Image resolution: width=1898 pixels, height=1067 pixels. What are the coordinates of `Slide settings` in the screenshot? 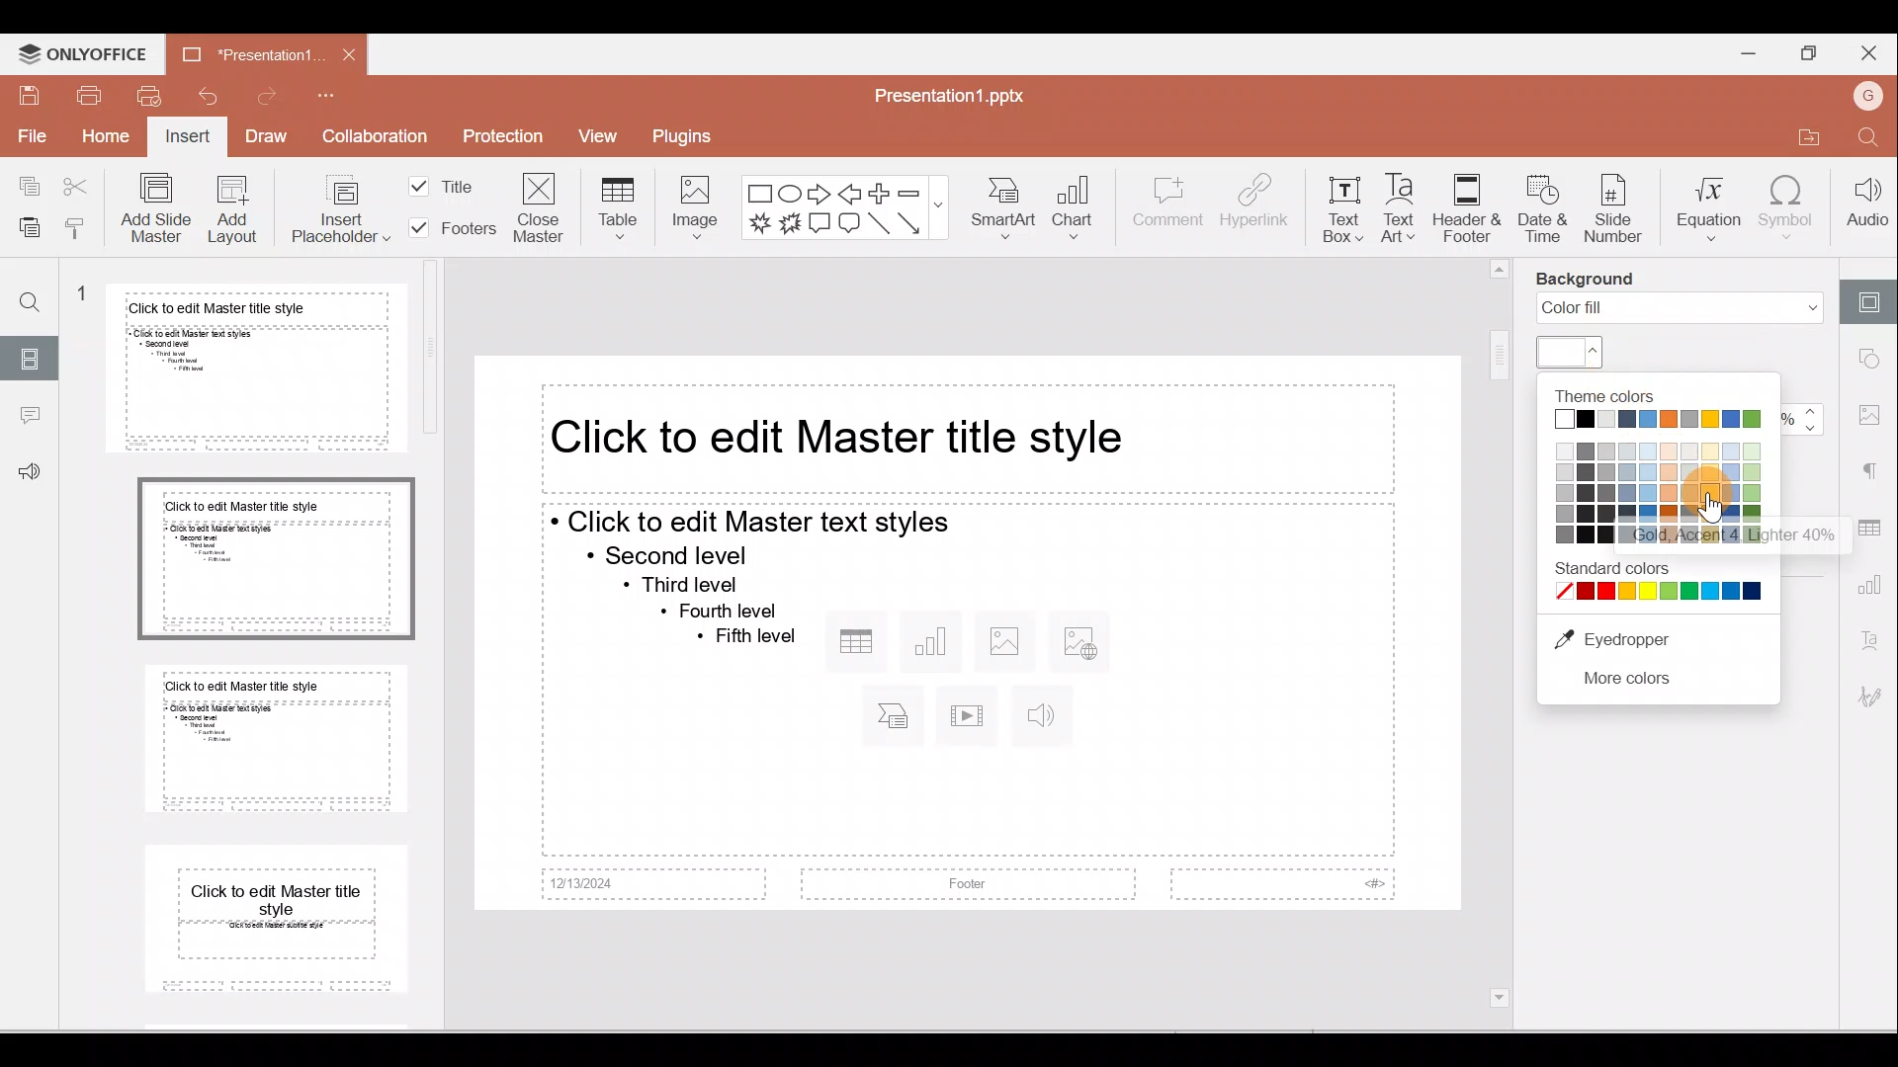 It's located at (1873, 295).